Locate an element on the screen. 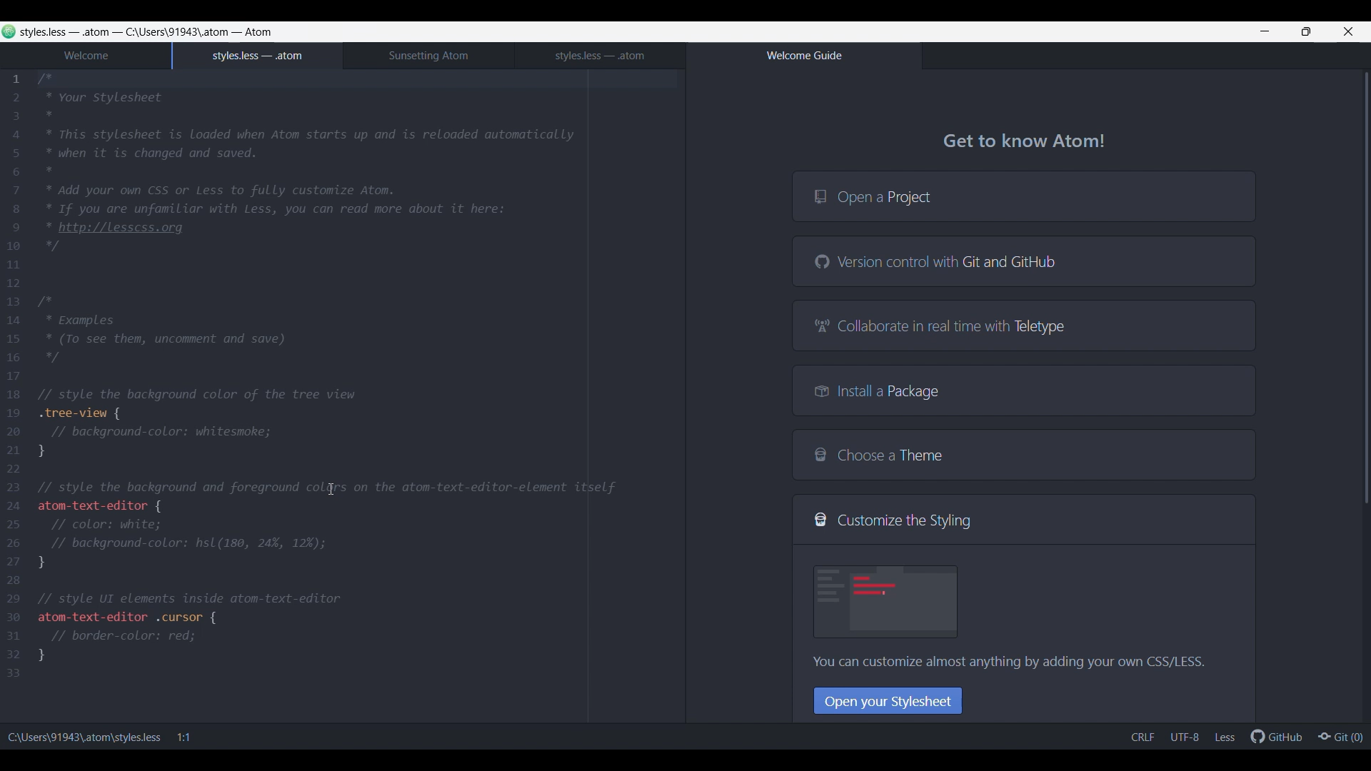 The image size is (1371, 771). Collaborate in real time with Teletype is located at coordinates (1023, 325).